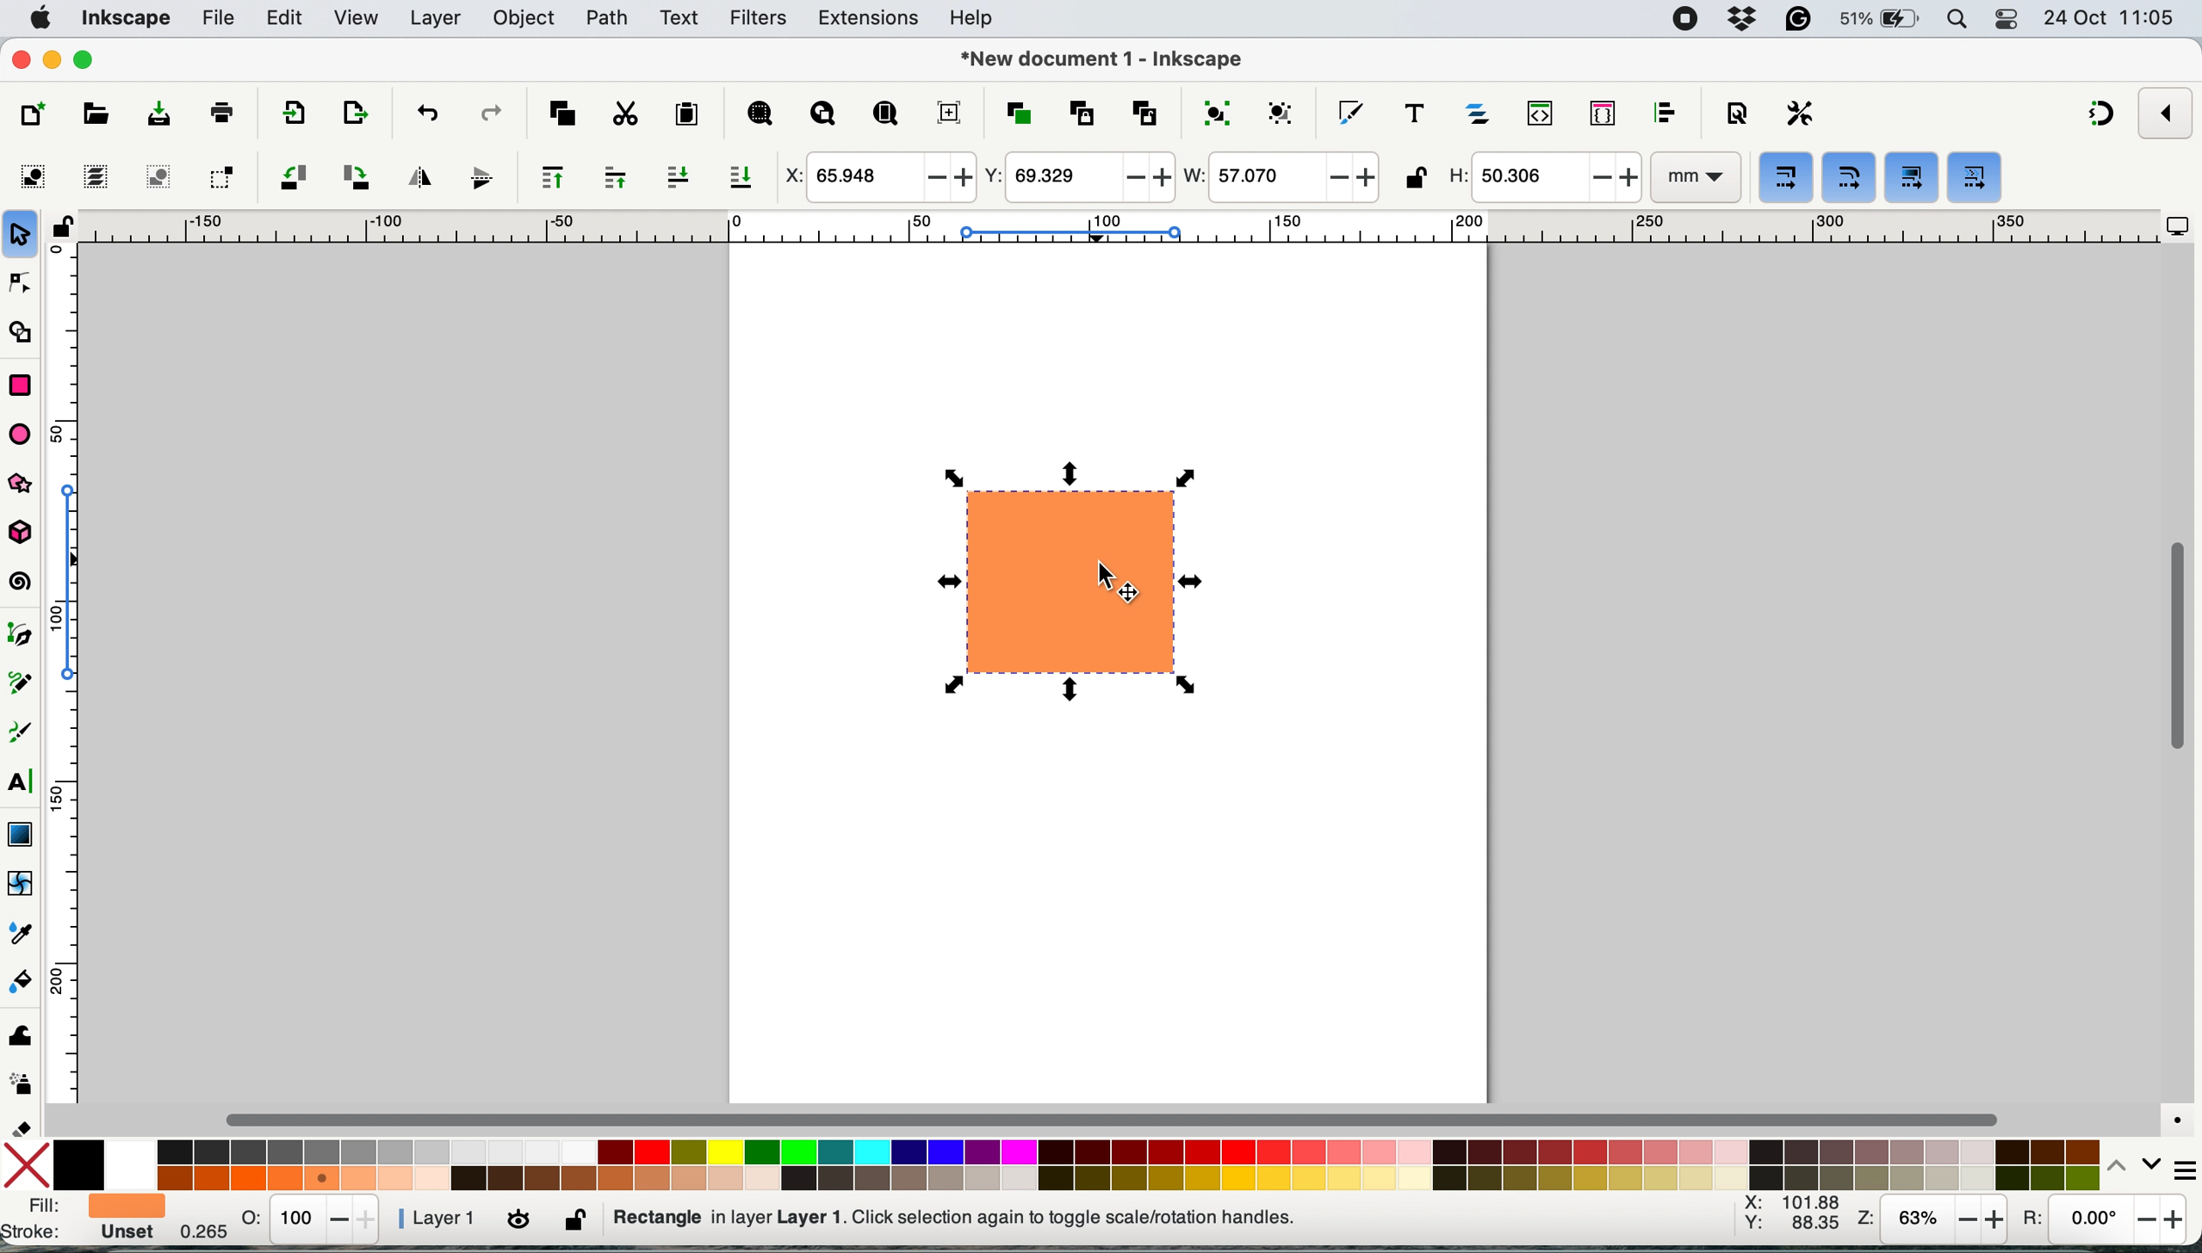 The height and width of the screenshot is (1253, 2202). I want to click on no objects selected, so click(1064, 1218).